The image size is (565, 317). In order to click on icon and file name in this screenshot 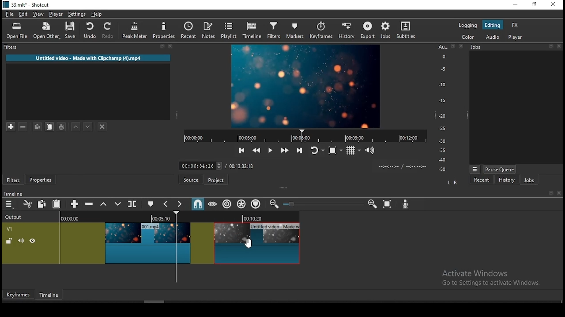, I will do `click(27, 6)`.